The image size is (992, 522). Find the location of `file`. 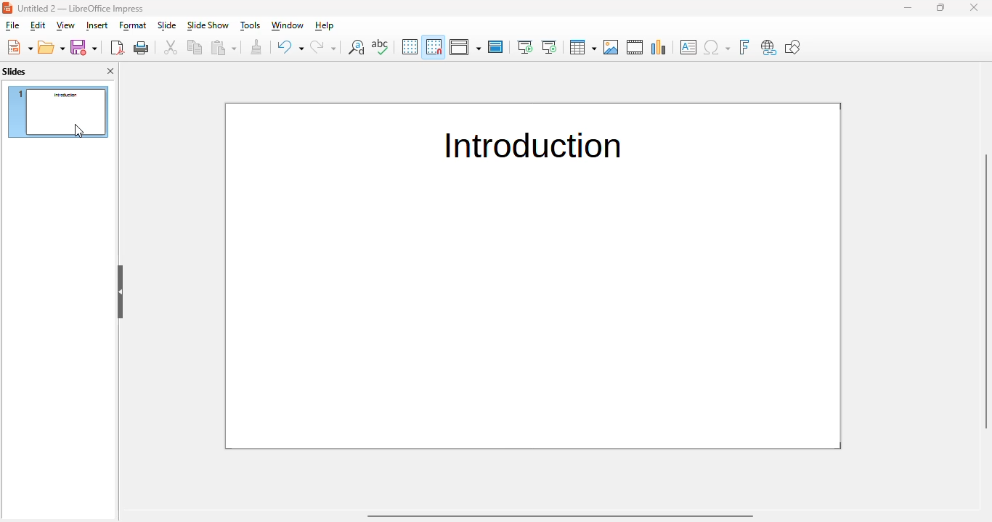

file is located at coordinates (12, 25).